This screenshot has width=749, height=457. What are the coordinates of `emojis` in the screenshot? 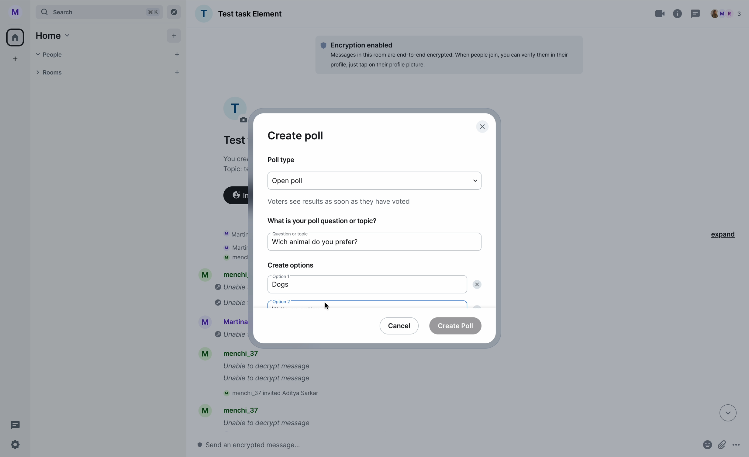 It's located at (706, 447).